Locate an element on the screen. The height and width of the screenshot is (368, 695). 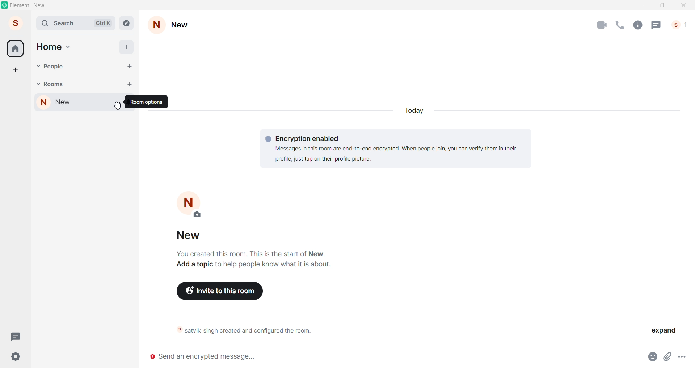
Video is located at coordinates (602, 25).